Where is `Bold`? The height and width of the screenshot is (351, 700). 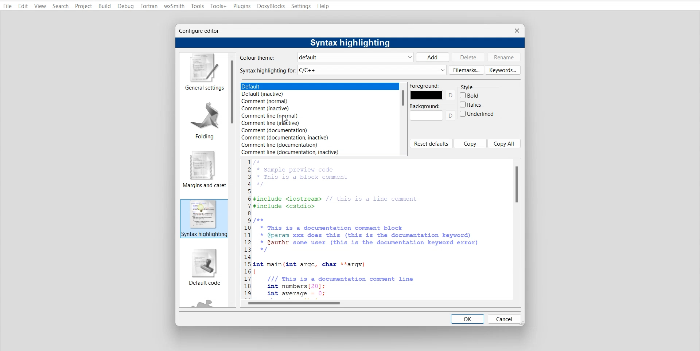 Bold is located at coordinates (470, 96).